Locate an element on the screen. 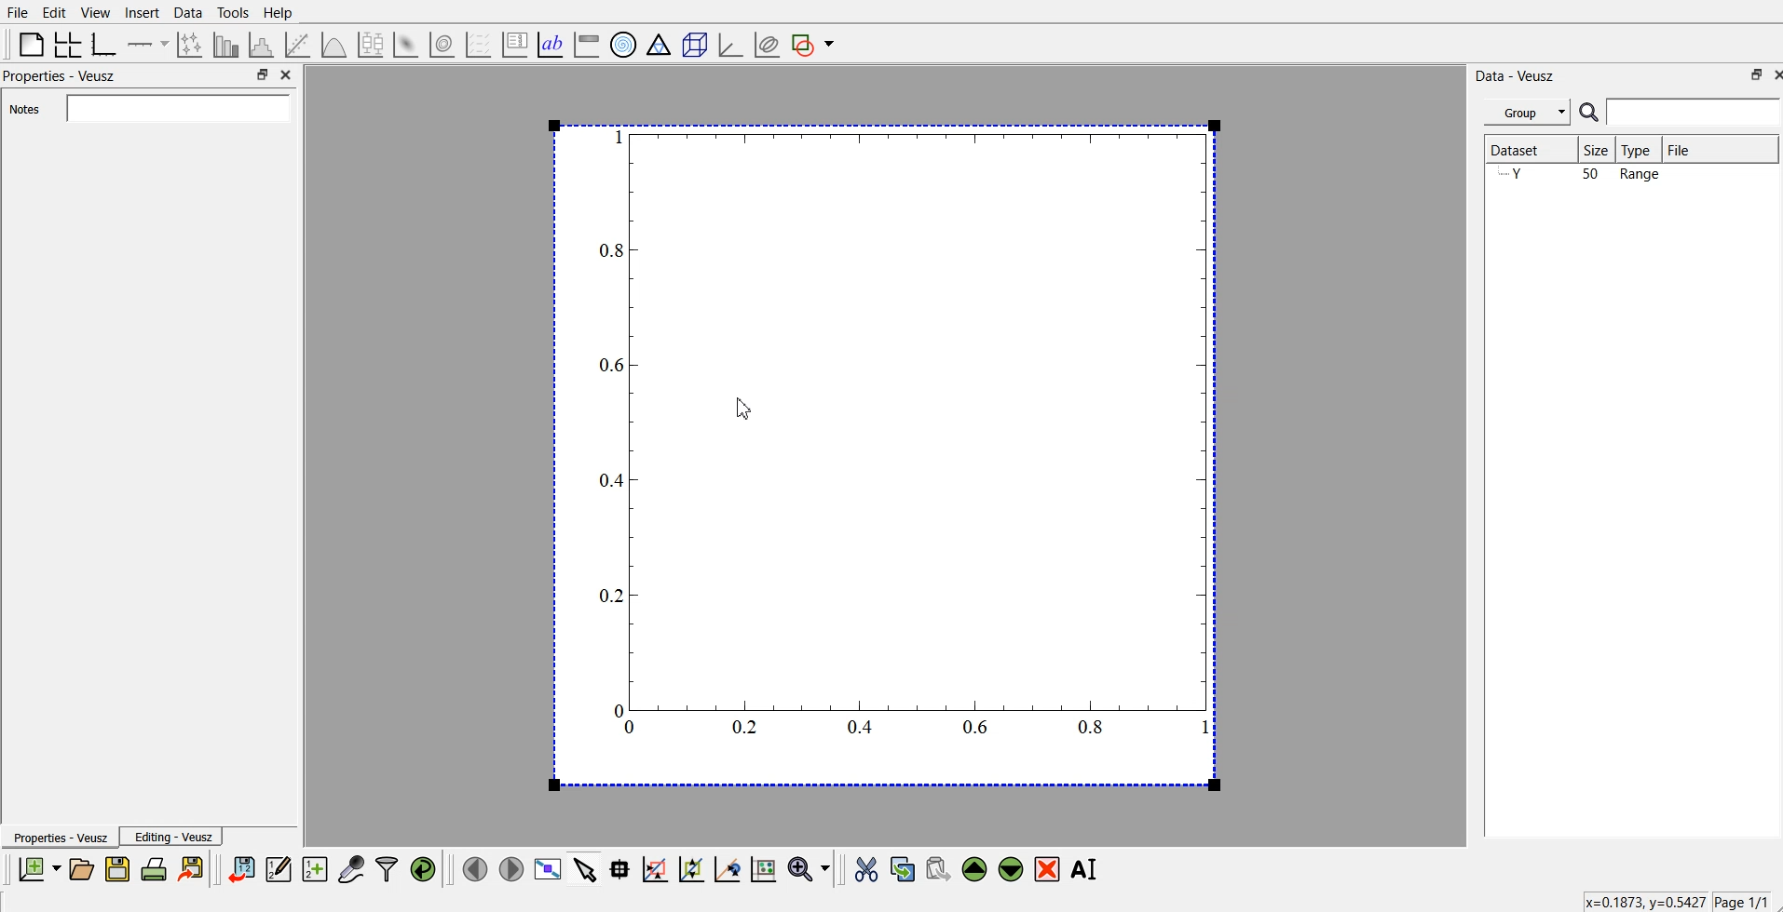 The height and width of the screenshot is (912, 1783). plot a function is located at coordinates (335, 42).